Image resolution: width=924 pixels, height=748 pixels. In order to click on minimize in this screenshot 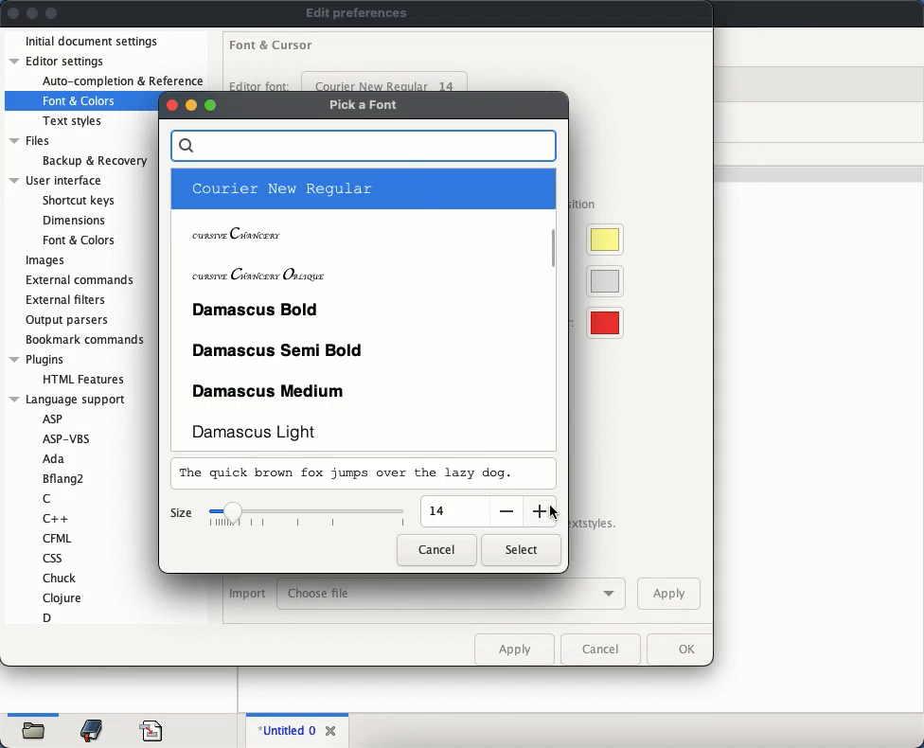, I will do `click(33, 13)`.